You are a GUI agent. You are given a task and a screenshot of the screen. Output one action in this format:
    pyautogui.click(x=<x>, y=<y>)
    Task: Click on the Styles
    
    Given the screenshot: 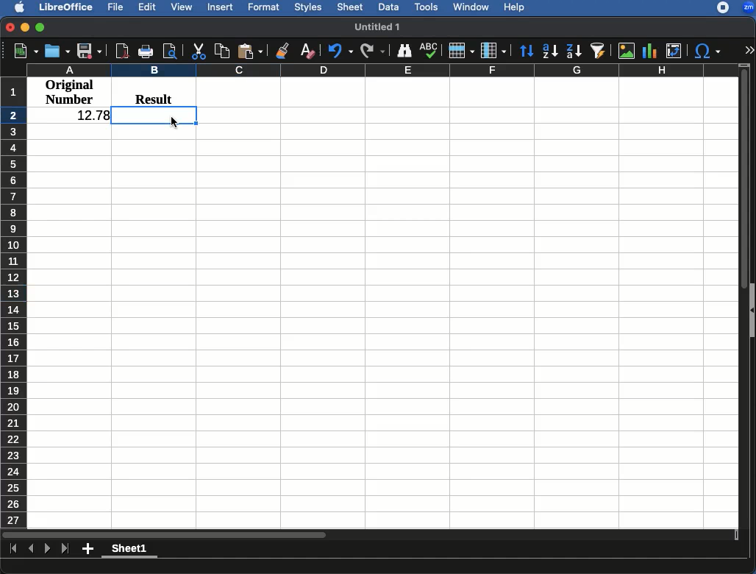 What is the action you would take?
    pyautogui.click(x=310, y=7)
    